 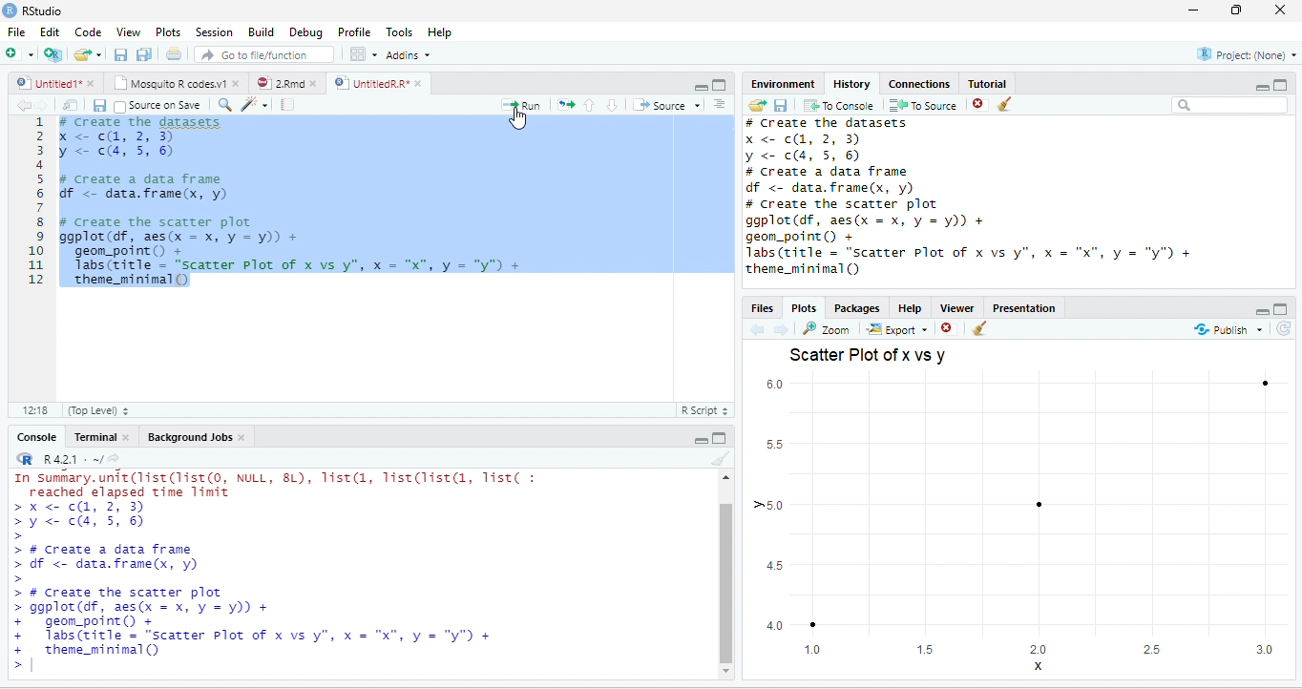 I want to click on Save current document, so click(x=99, y=106).